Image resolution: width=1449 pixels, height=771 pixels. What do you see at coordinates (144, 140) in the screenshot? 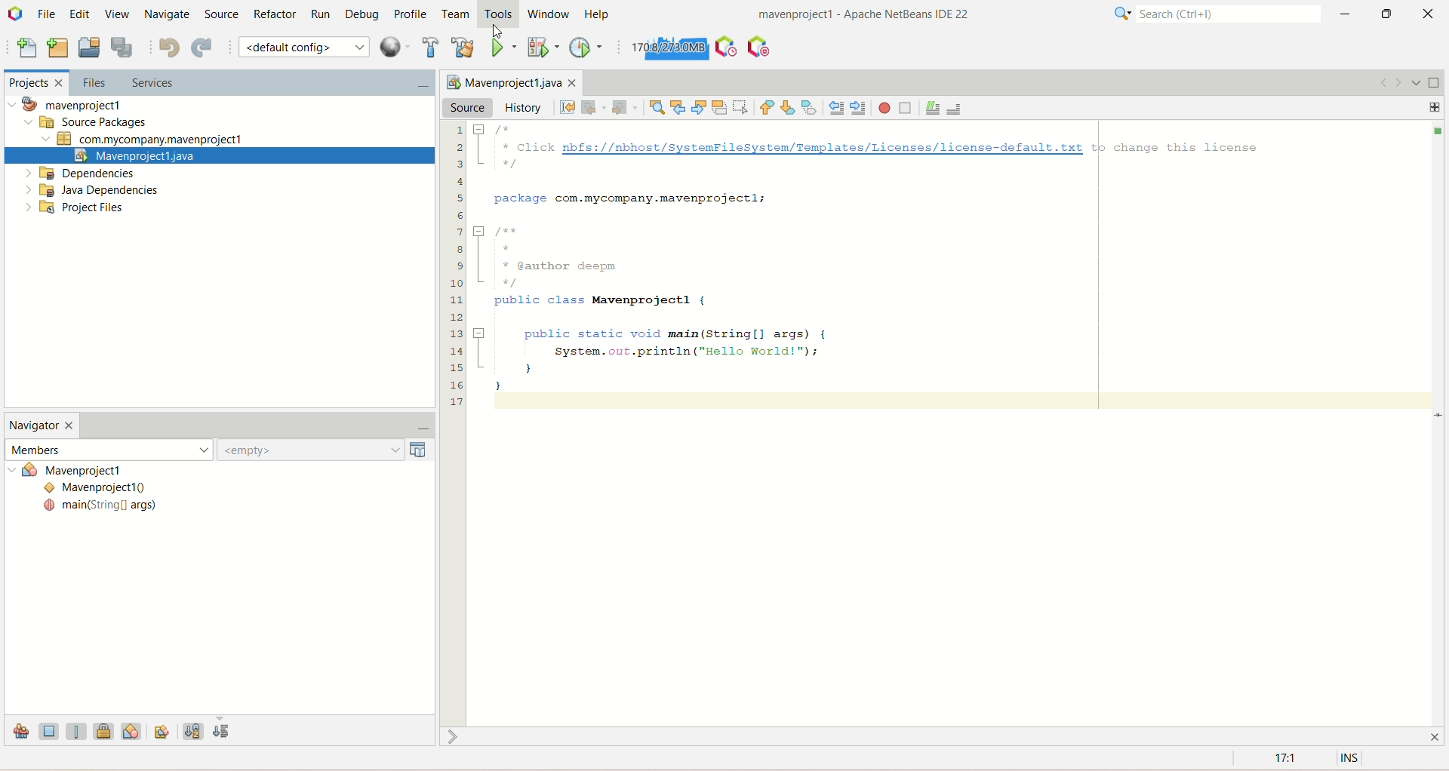
I see `com.mycompany.mavenproject1` at bounding box center [144, 140].